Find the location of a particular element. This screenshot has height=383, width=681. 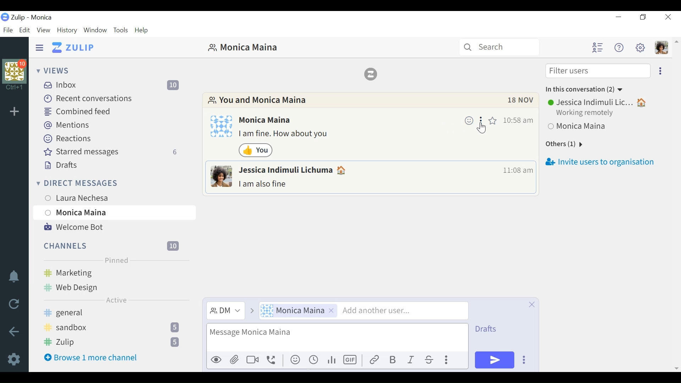

Bold is located at coordinates (393, 360).